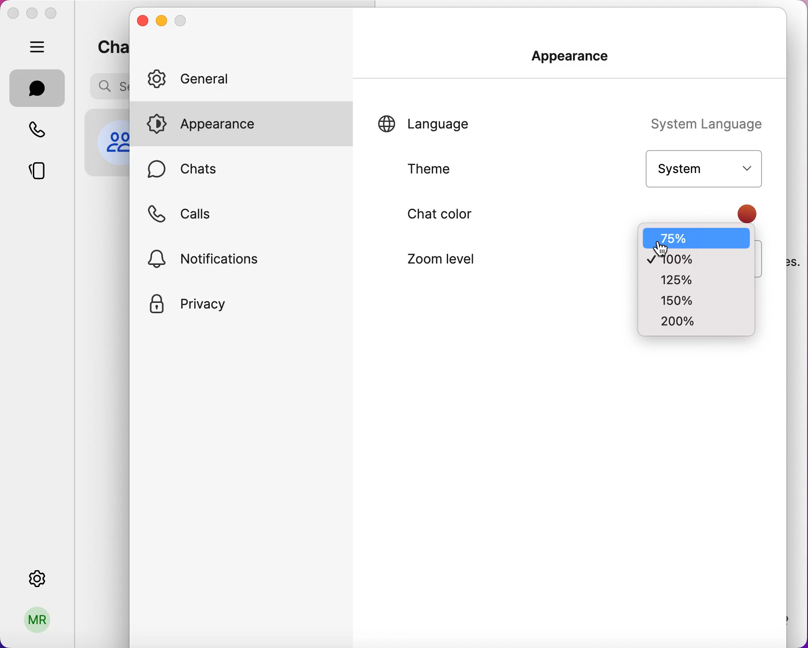 This screenshot has width=808, height=648. What do you see at coordinates (32, 13) in the screenshot?
I see `minimize` at bounding box center [32, 13].